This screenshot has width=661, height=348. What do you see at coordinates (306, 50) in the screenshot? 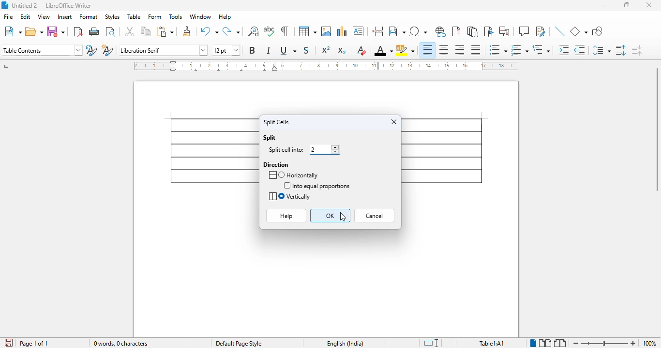
I see `strikethrough` at bounding box center [306, 50].